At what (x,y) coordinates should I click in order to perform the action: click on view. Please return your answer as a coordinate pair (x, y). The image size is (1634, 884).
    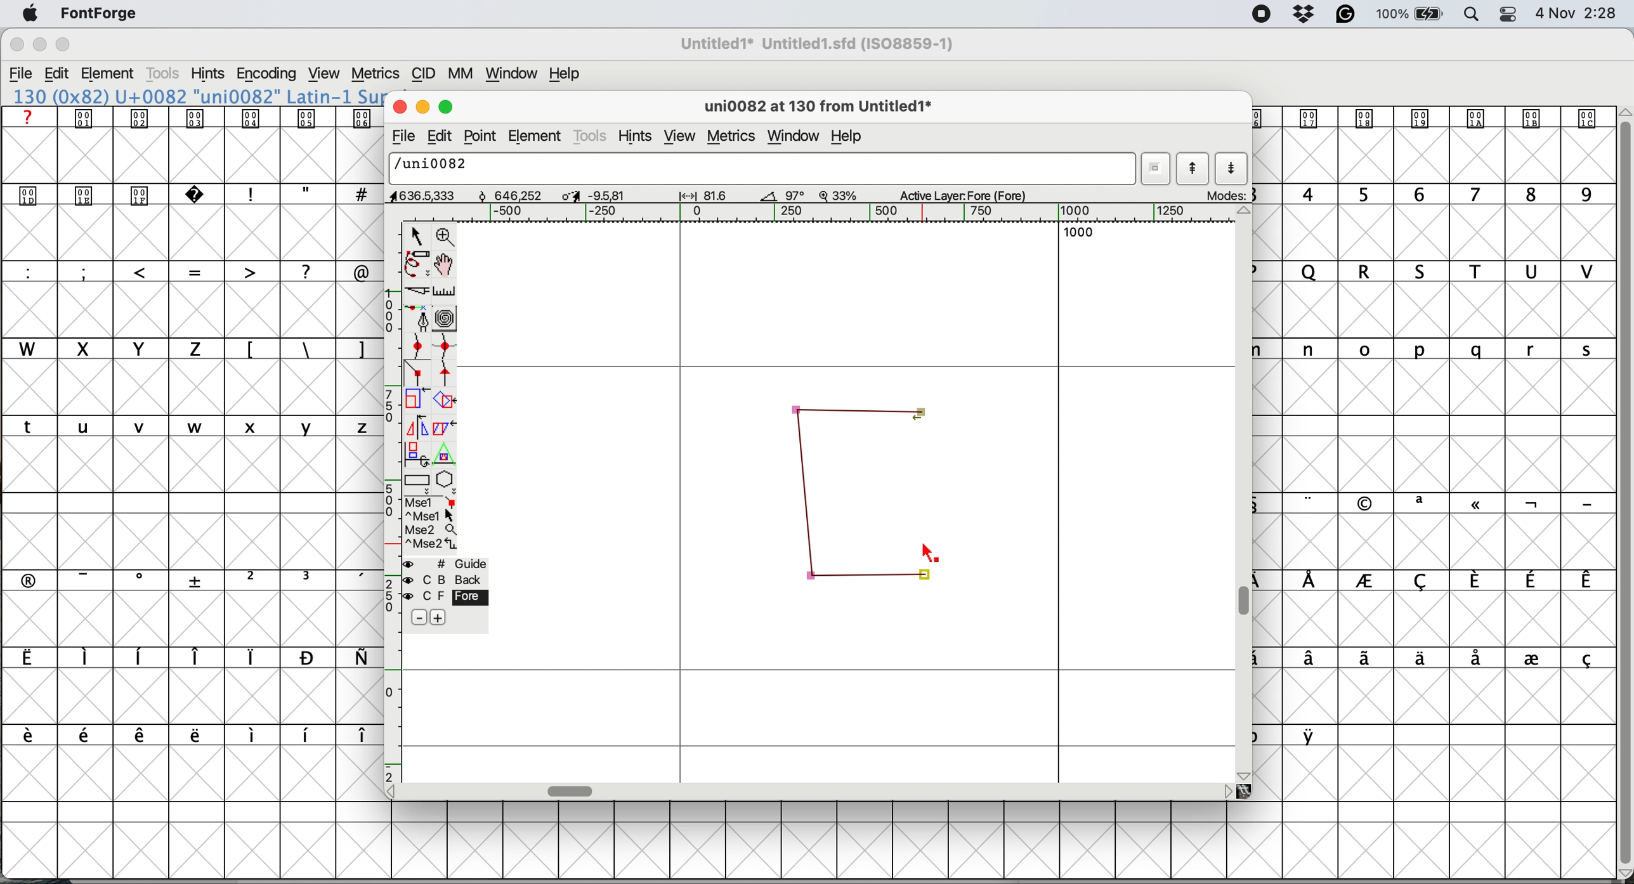
    Looking at the image, I should click on (326, 74).